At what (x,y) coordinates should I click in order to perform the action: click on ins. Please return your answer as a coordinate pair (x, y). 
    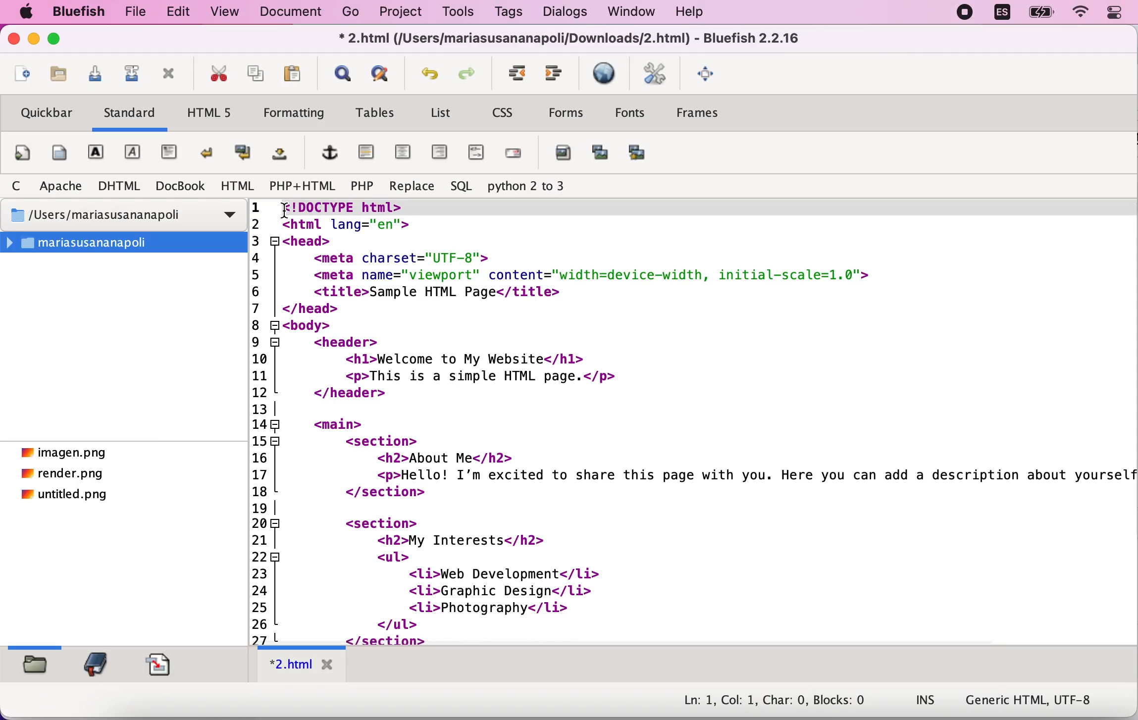
    Looking at the image, I should click on (928, 700).